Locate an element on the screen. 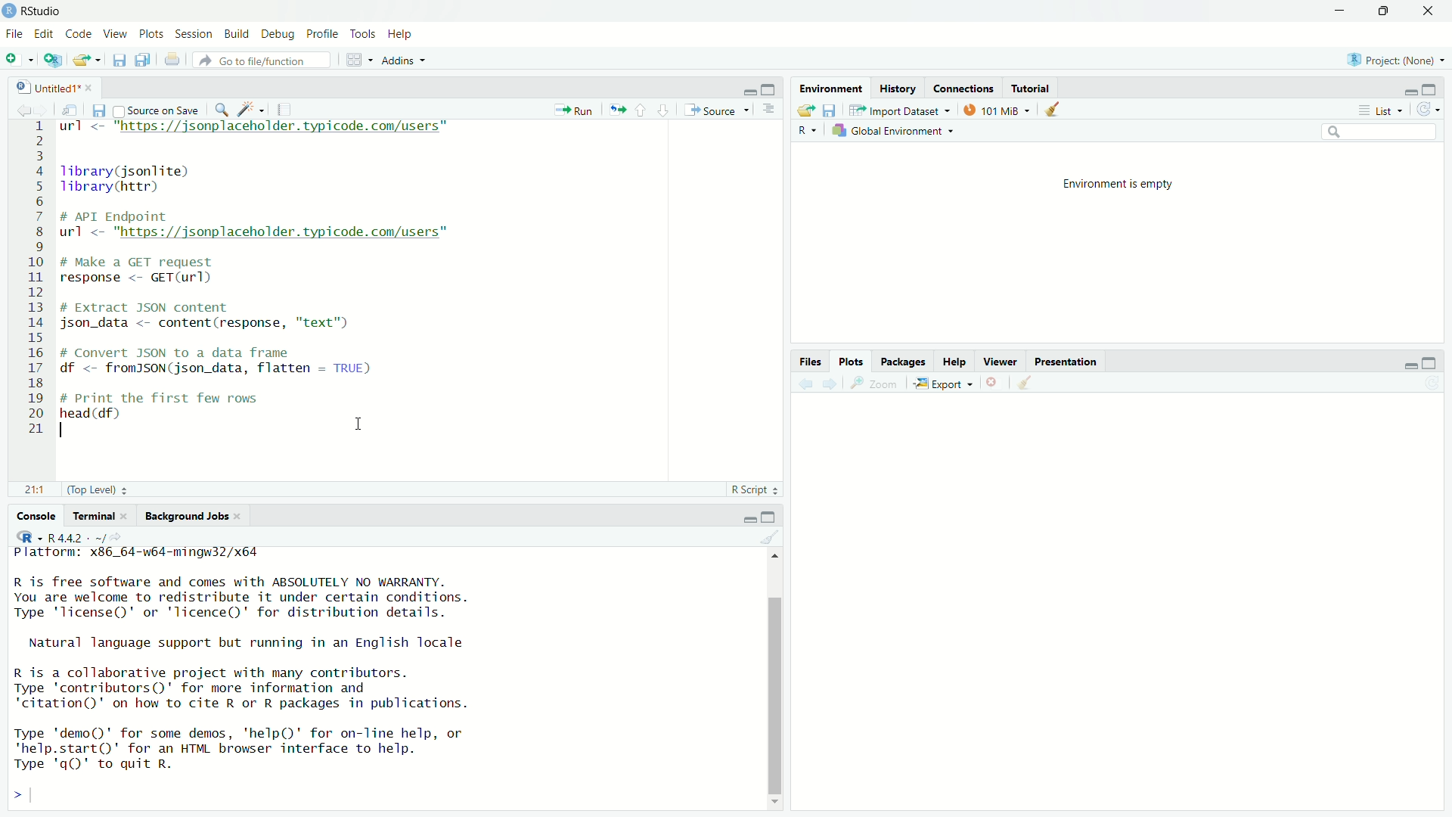 Image resolution: width=1452 pixels, height=817 pixels. Plots is located at coordinates (849, 362).